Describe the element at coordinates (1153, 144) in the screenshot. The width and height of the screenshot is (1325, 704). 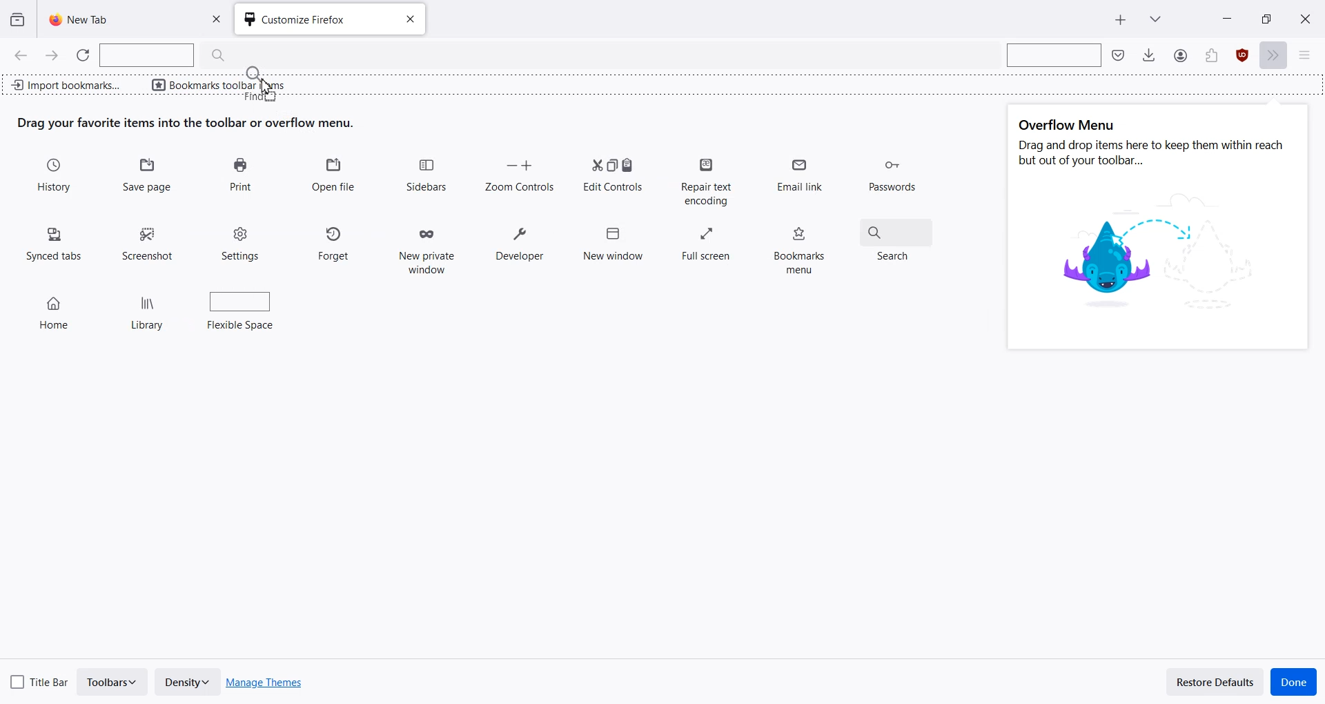
I see `Text` at that location.